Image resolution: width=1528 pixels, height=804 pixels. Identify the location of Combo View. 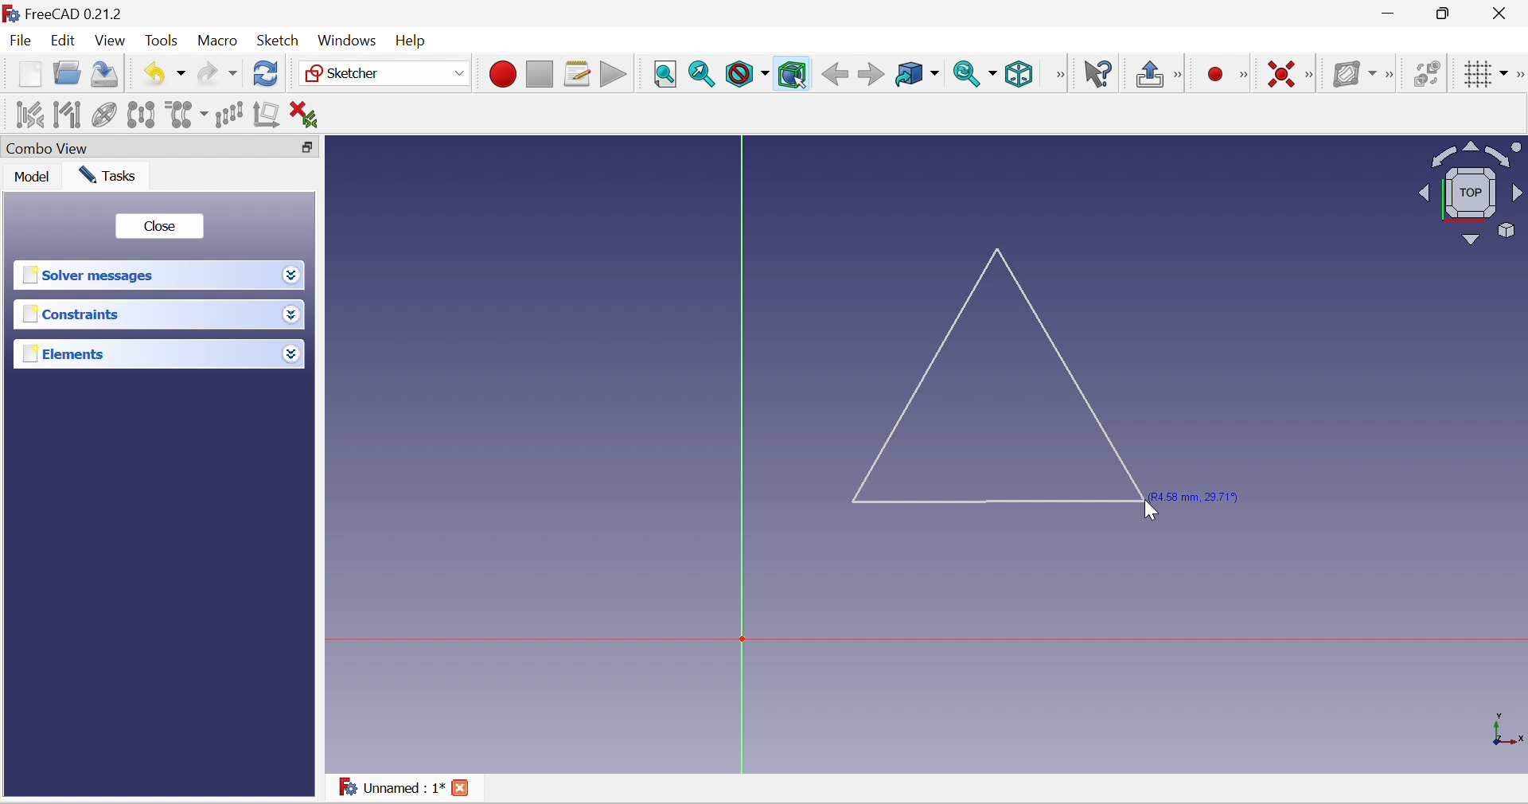
(142, 147).